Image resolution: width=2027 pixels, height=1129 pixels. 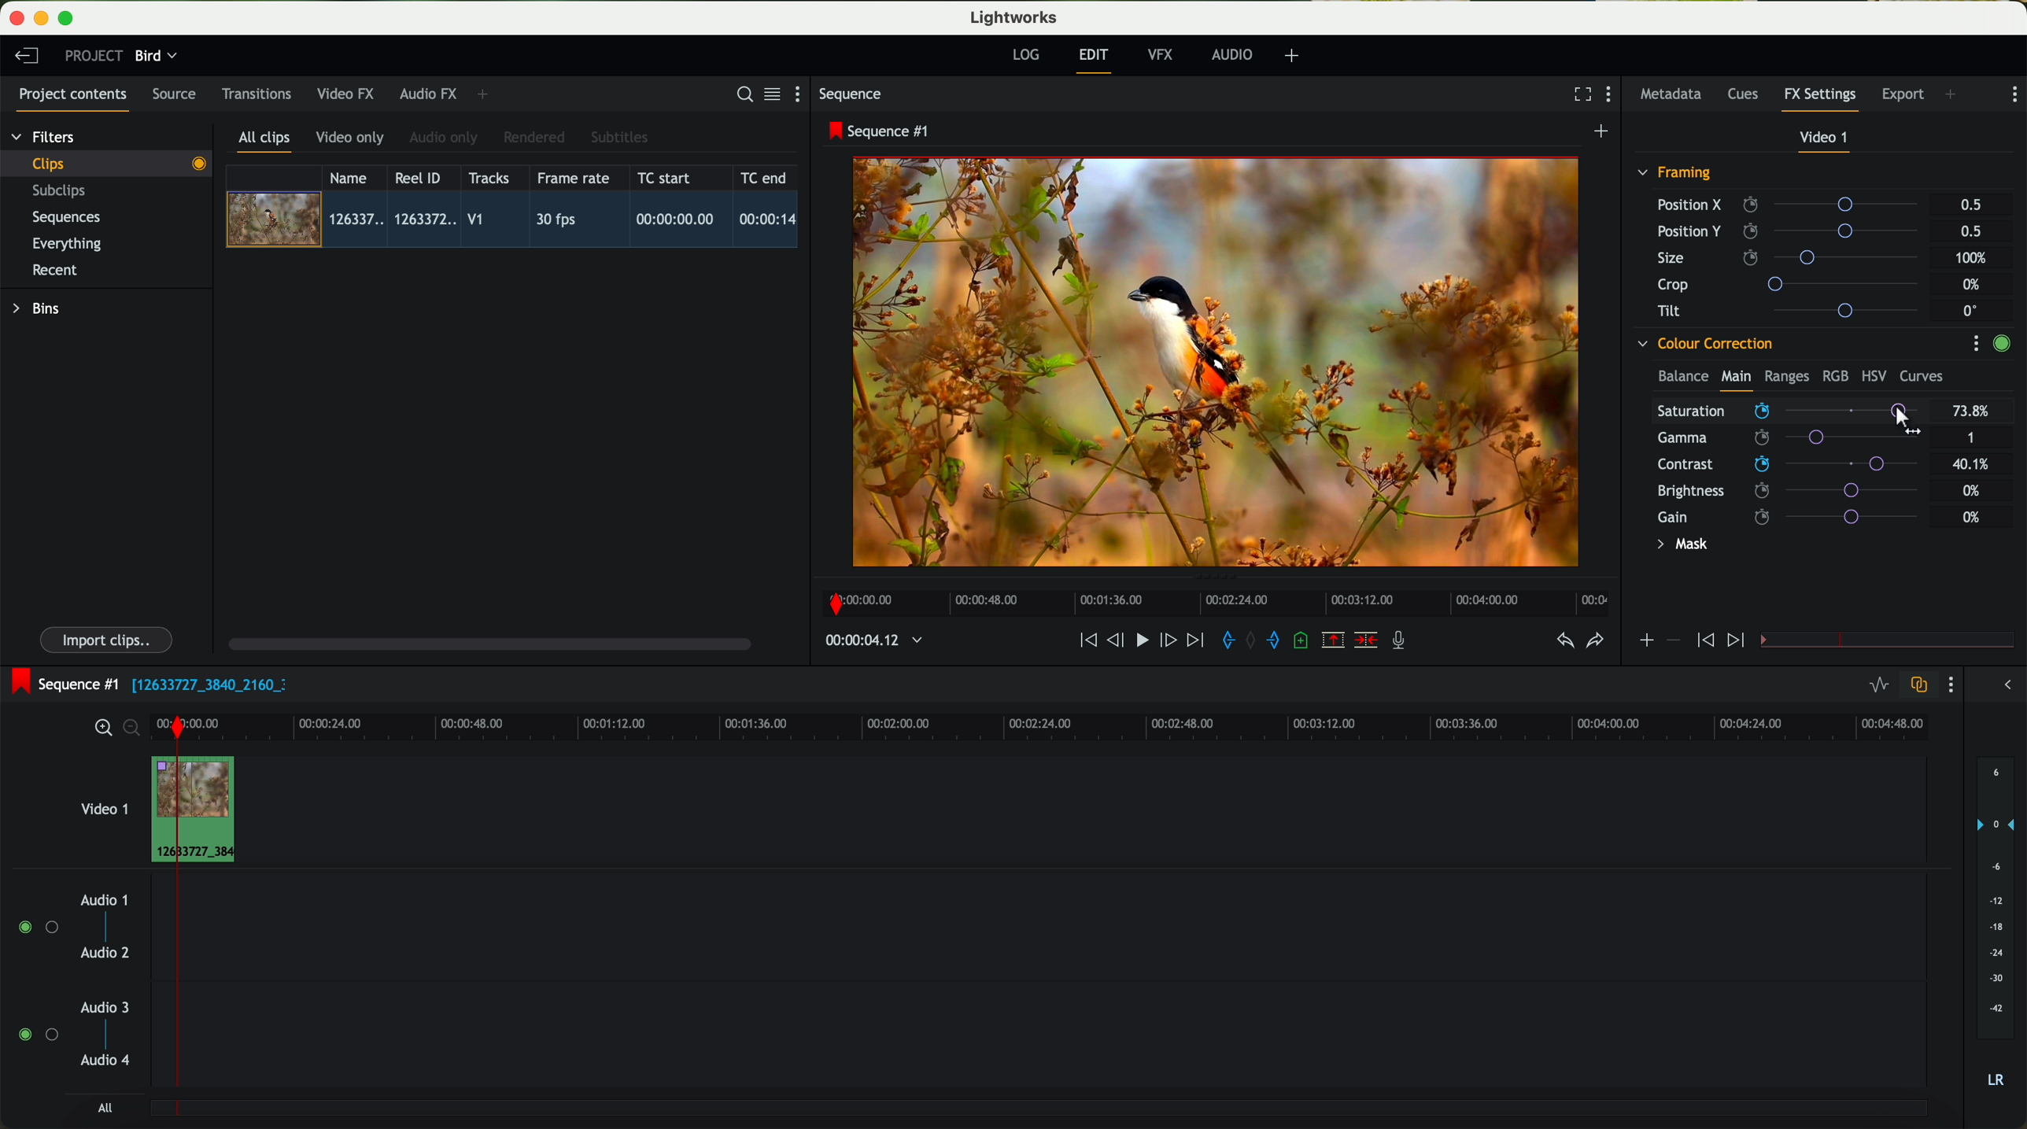 What do you see at coordinates (1786, 375) in the screenshot?
I see `ranges` at bounding box center [1786, 375].